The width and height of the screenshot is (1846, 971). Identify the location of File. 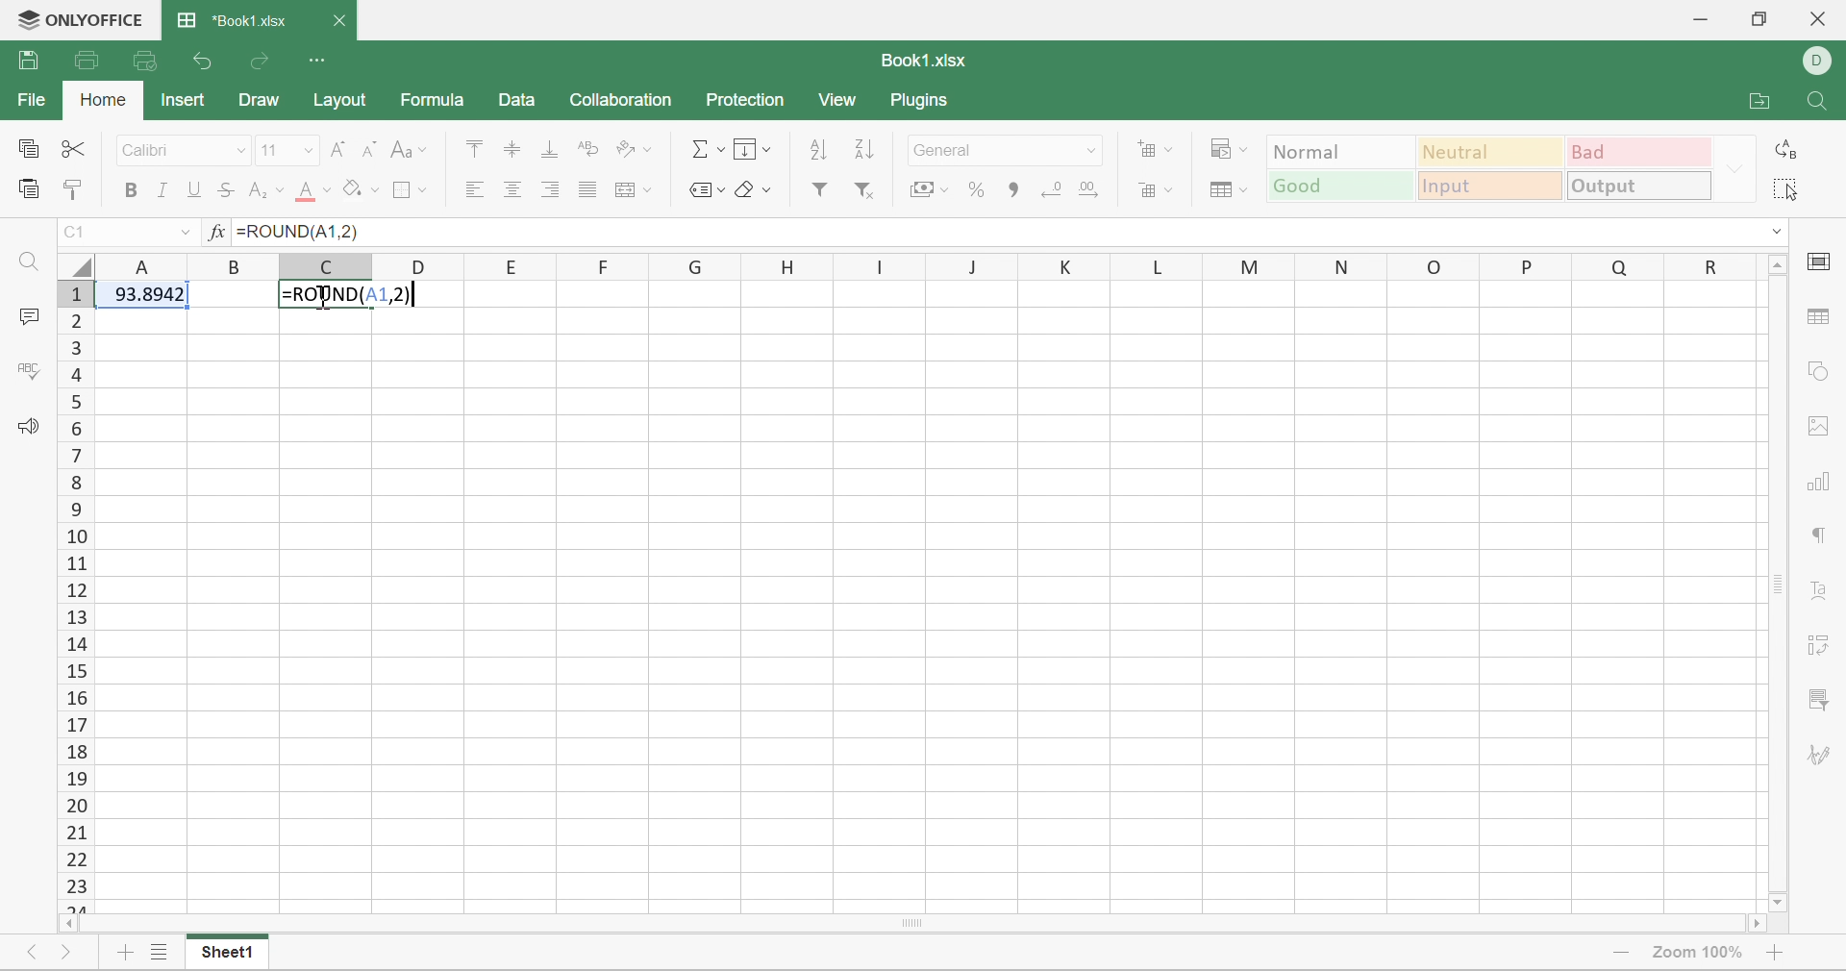
(30, 98).